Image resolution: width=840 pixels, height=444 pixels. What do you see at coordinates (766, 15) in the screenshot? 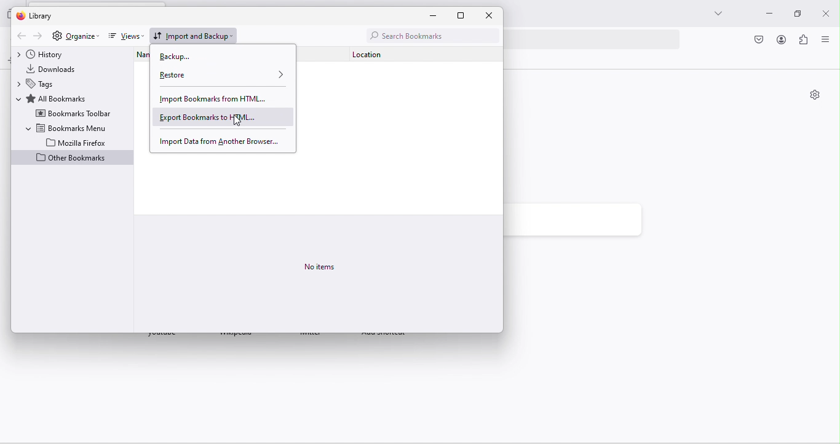
I see `minimize` at bounding box center [766, 15].